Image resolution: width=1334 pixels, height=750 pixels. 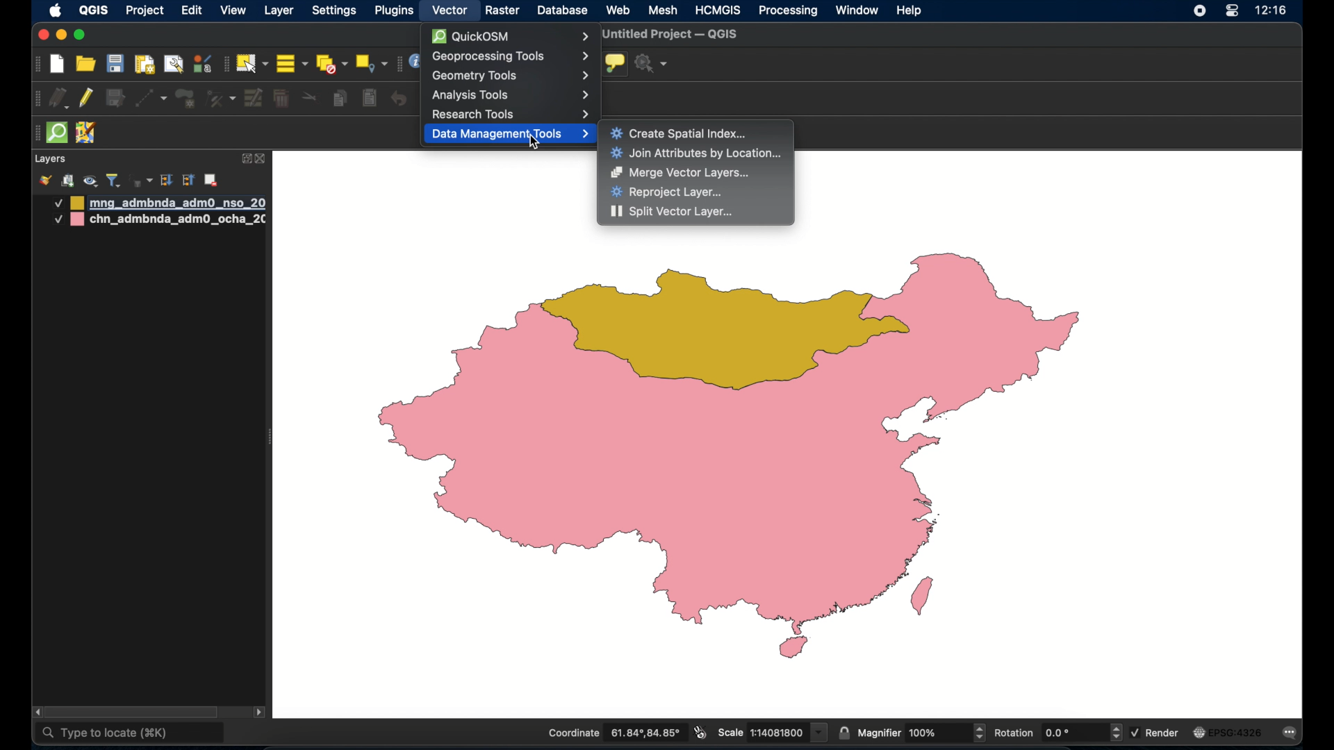 What do you see at coordinates (1228, 733) in the screenshot?
I see `EPSG:4326` at bounding box center [1228, 733].